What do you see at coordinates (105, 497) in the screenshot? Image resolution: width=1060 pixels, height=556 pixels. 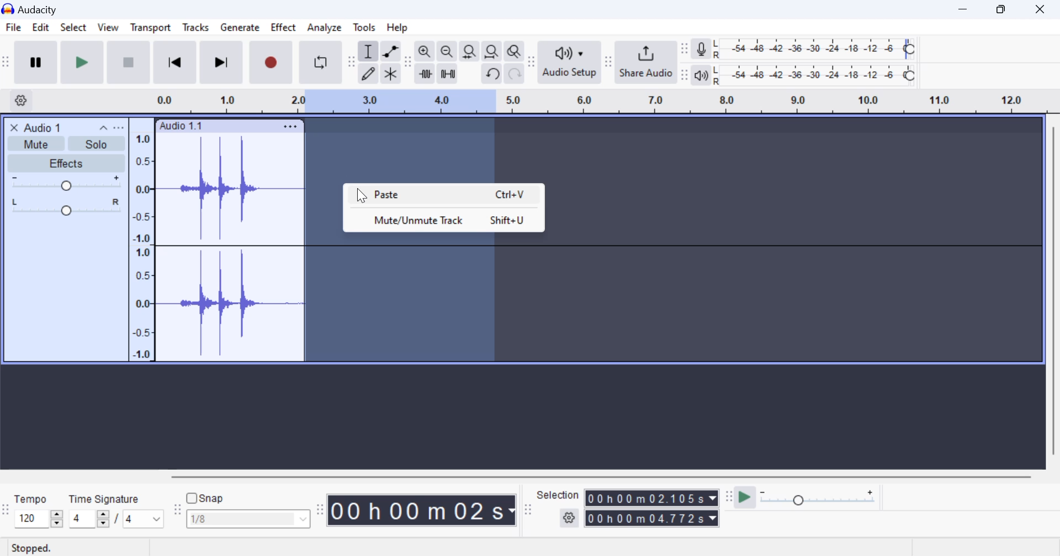 I see `Time Signature` at bounding box center [105, 497].